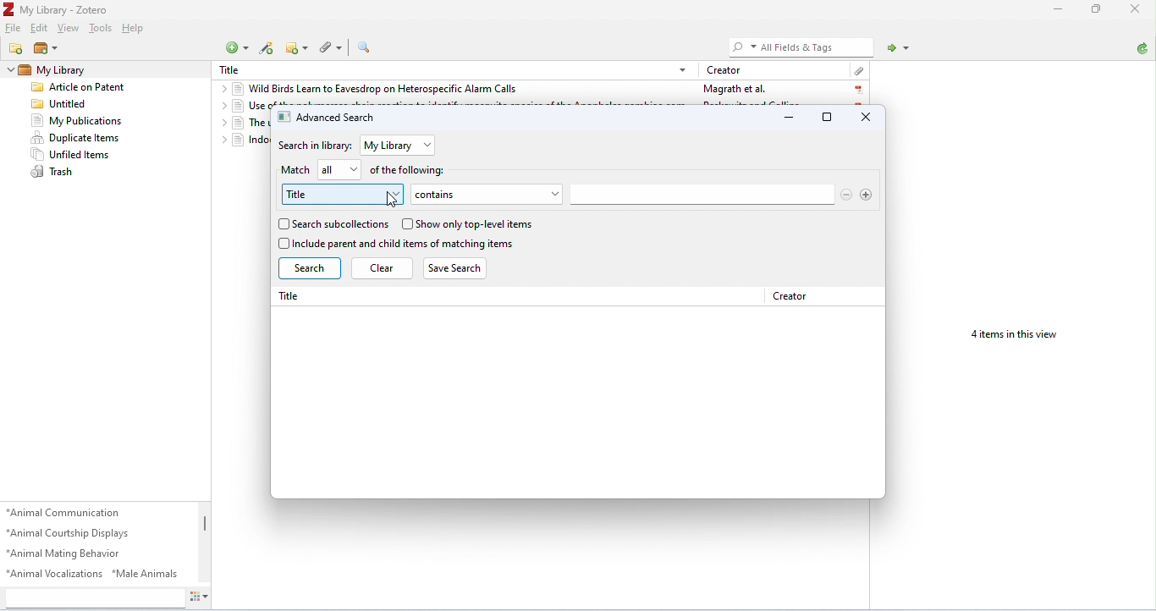  I want to click on drop-down, so click(220, 123).